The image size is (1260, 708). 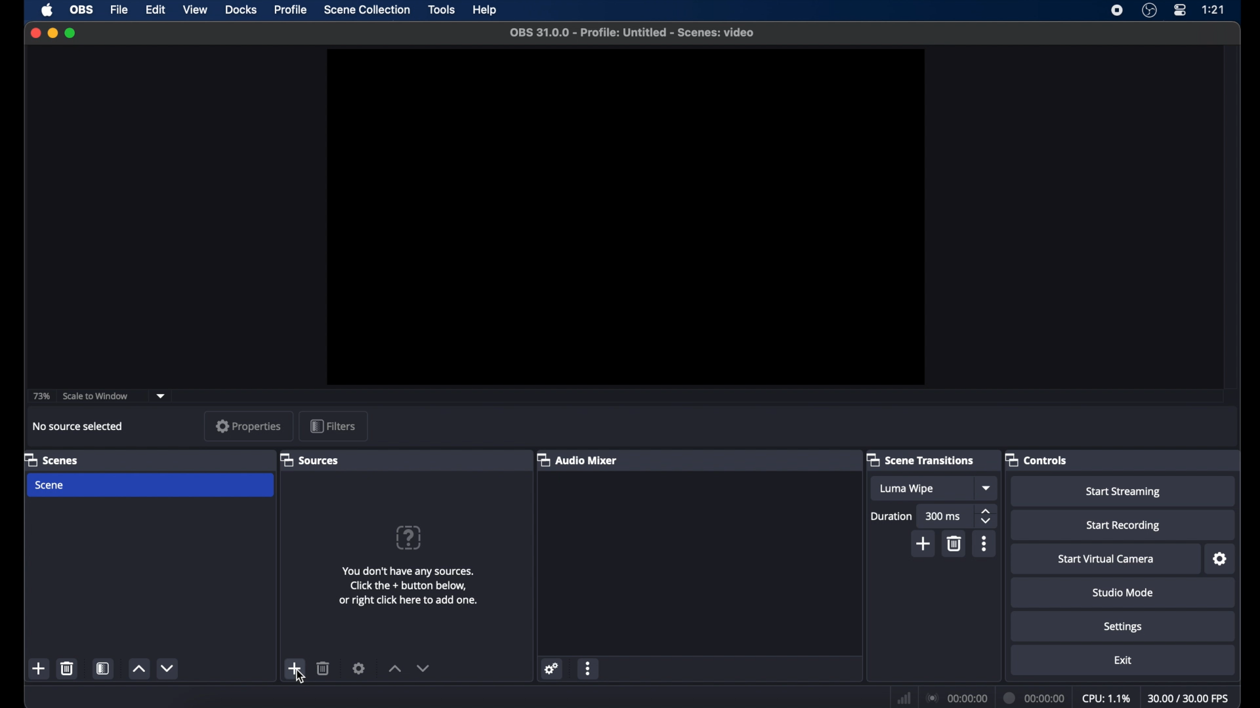 What do you see at coordinates (486, 11) in the screenshot?
I see `help` at bounding box center [486, 11].